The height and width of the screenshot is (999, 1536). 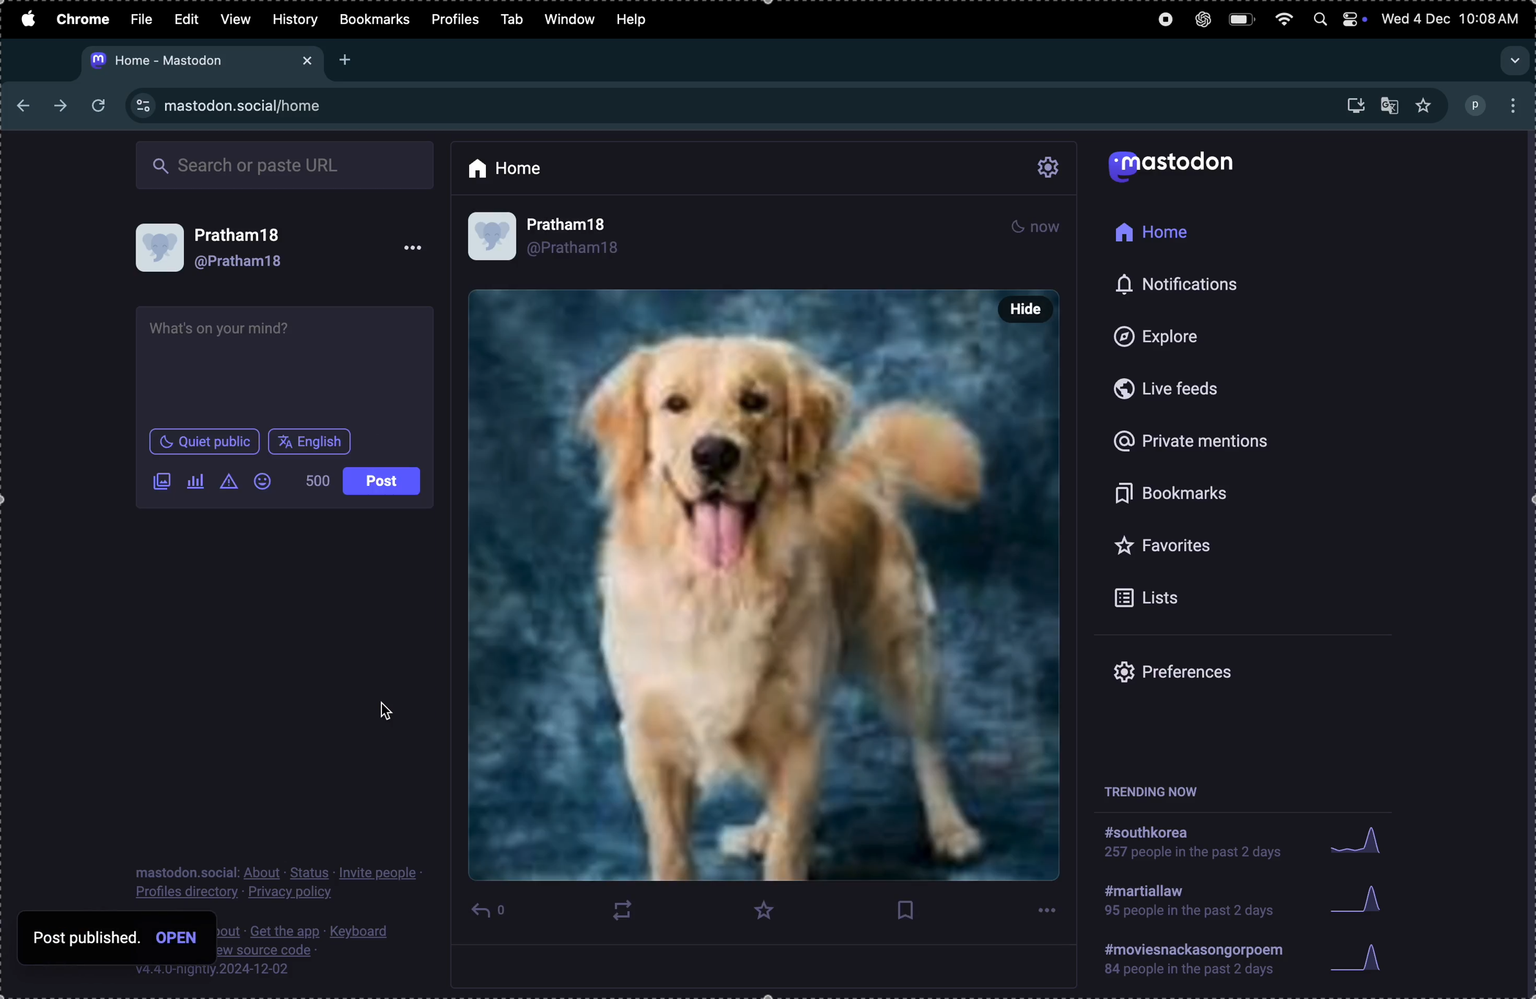 What do you see at coordinates (1193, 545) in the screenshot?
I see `Favourites` at bounding box center [1193, 545].